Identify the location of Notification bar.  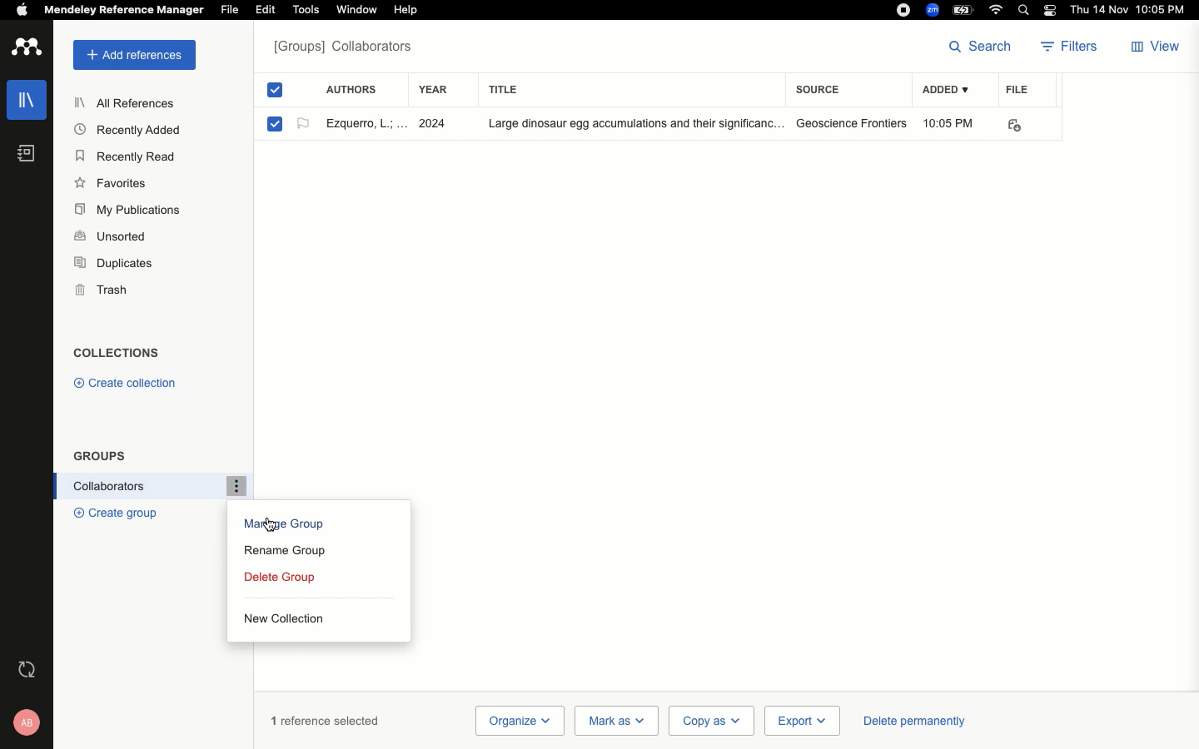
(1051, 12).